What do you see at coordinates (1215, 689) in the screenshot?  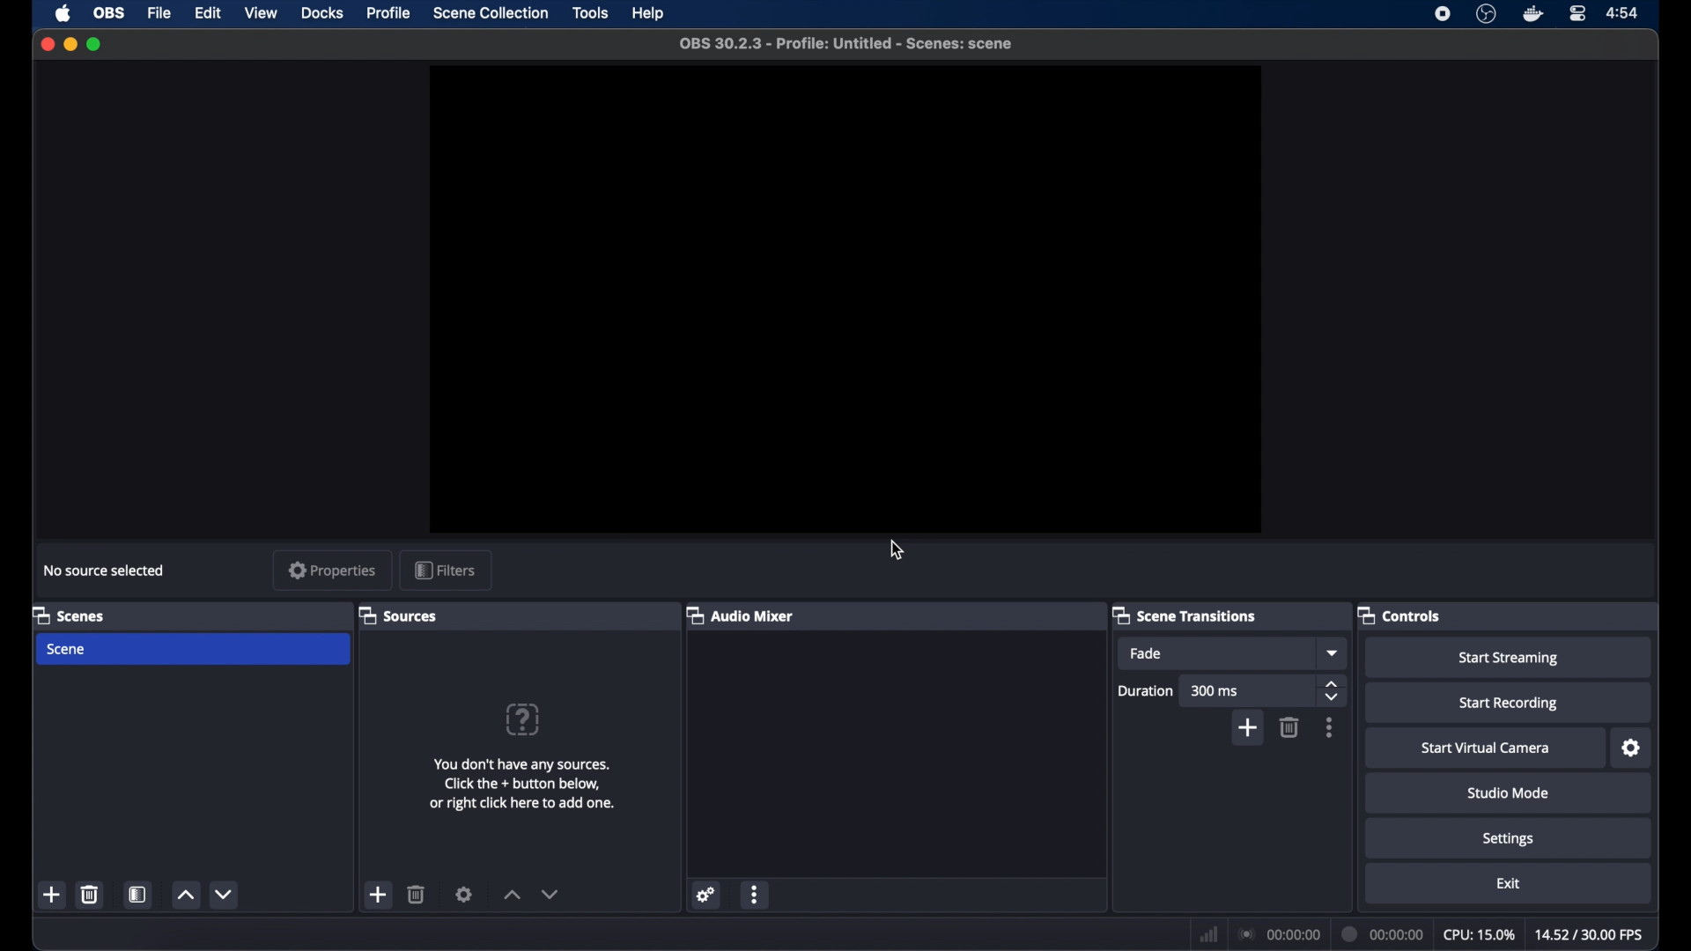 I see `300 ms` at bounding box center [1215, 689].